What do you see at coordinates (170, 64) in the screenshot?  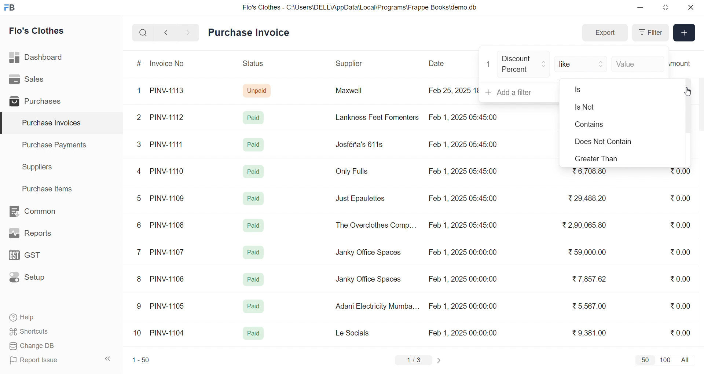 I see `Invoice No` at bounding box center [170, 64].